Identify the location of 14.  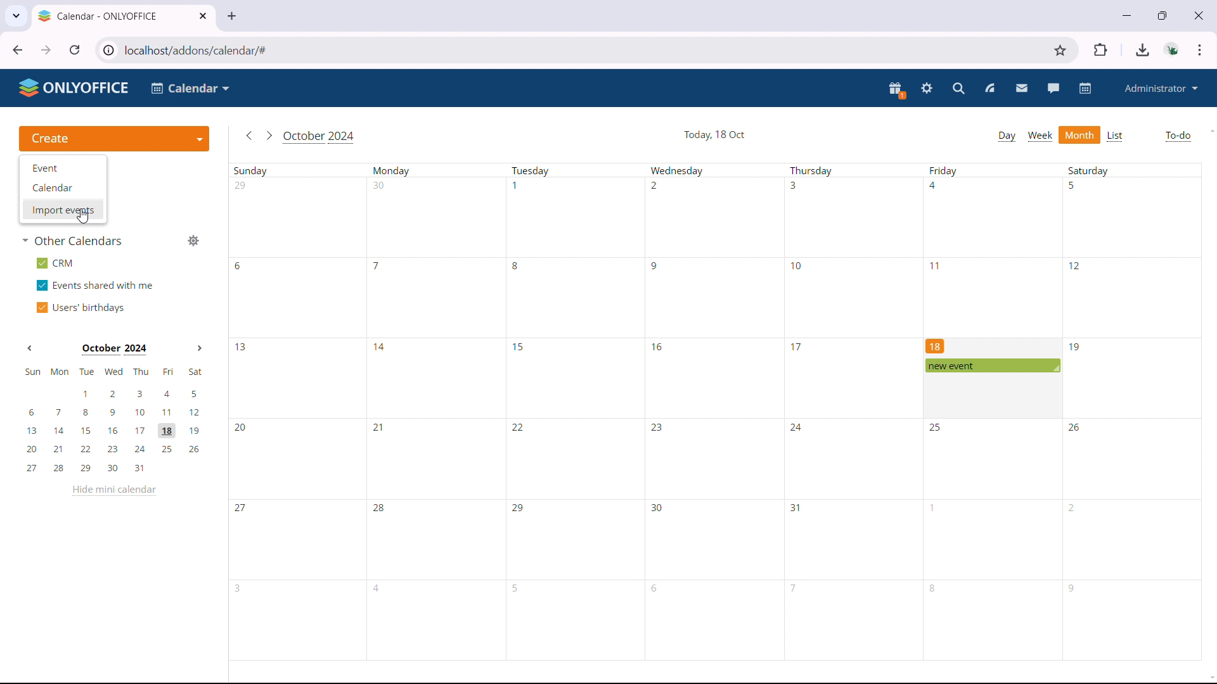
(382, 347).